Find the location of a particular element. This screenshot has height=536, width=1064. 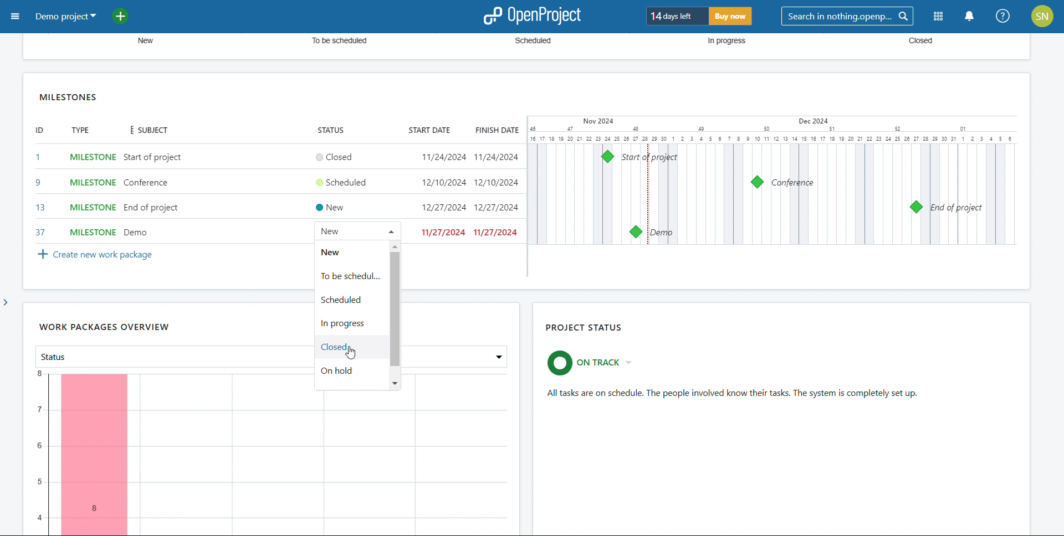

‘Scheduled is located at coordinates (534, 42).